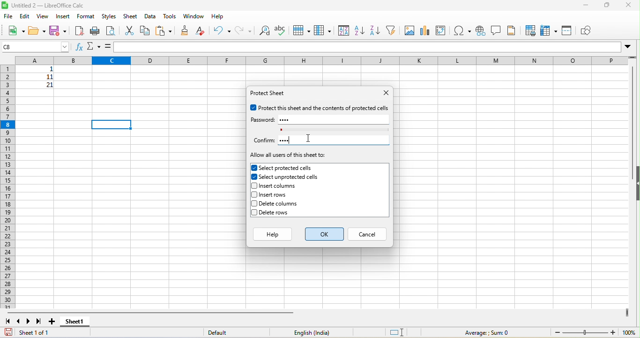  Describe the element at coordinates (289, 156) in the screenshot. I see `allow all users of this sheet to` at that location.